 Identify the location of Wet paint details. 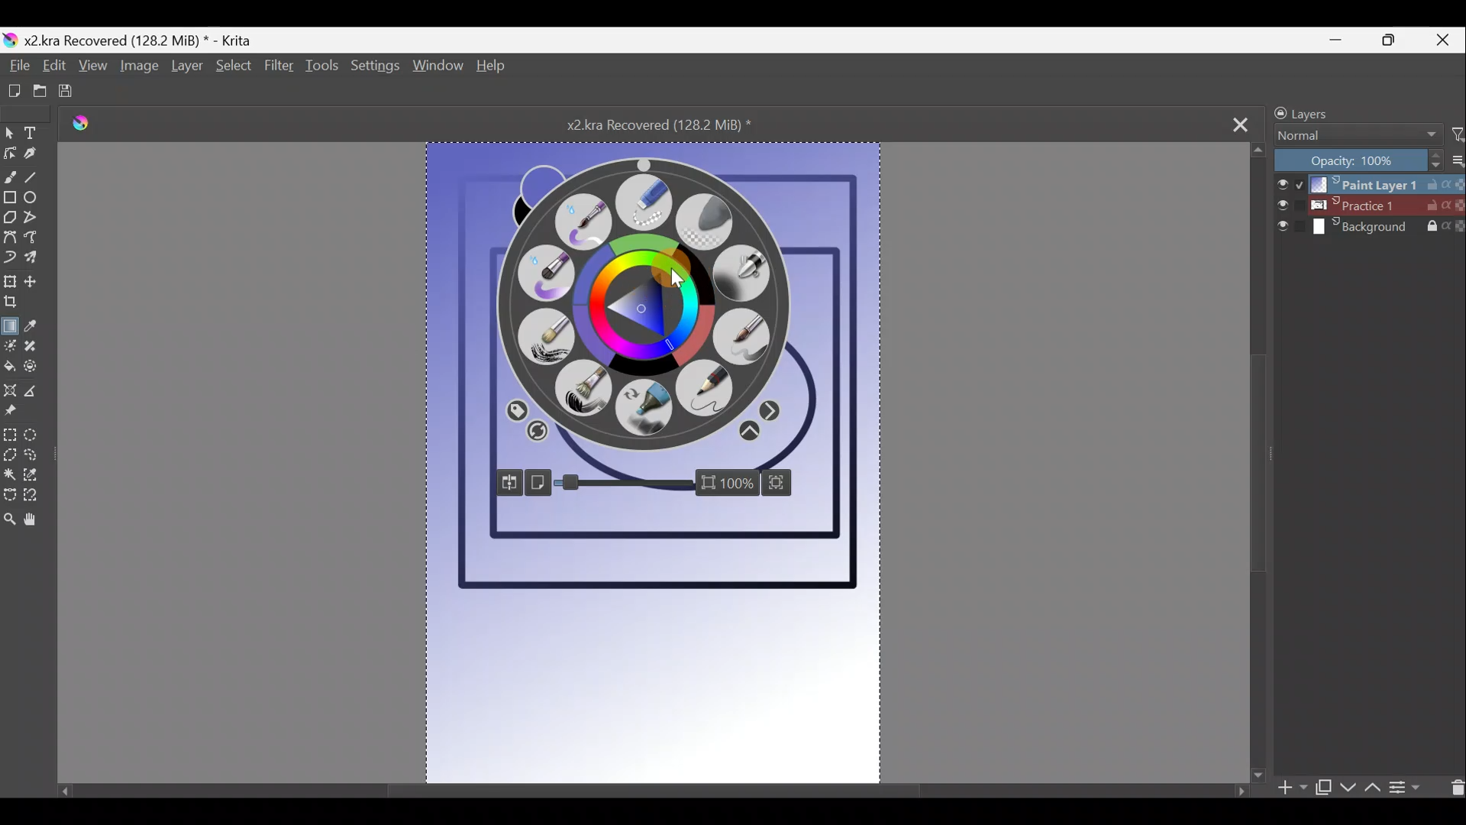
(588, 218).